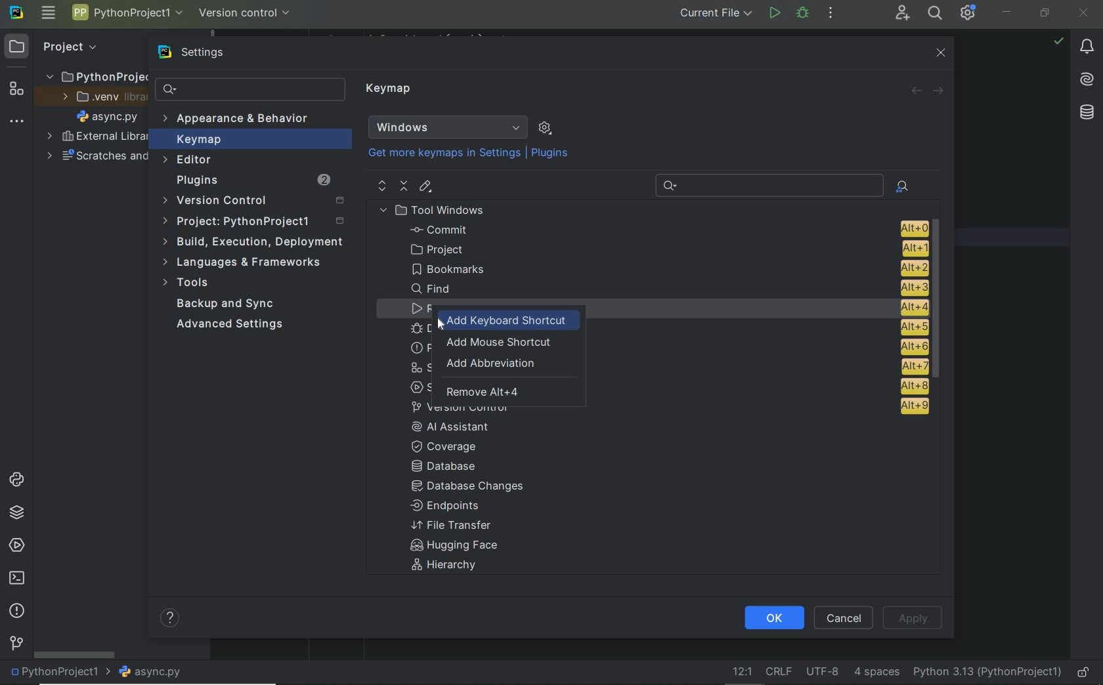 The image size is (1103, 685). Describe the element at coordinates (940, 52) in the screenshot. I see `close` at that location.